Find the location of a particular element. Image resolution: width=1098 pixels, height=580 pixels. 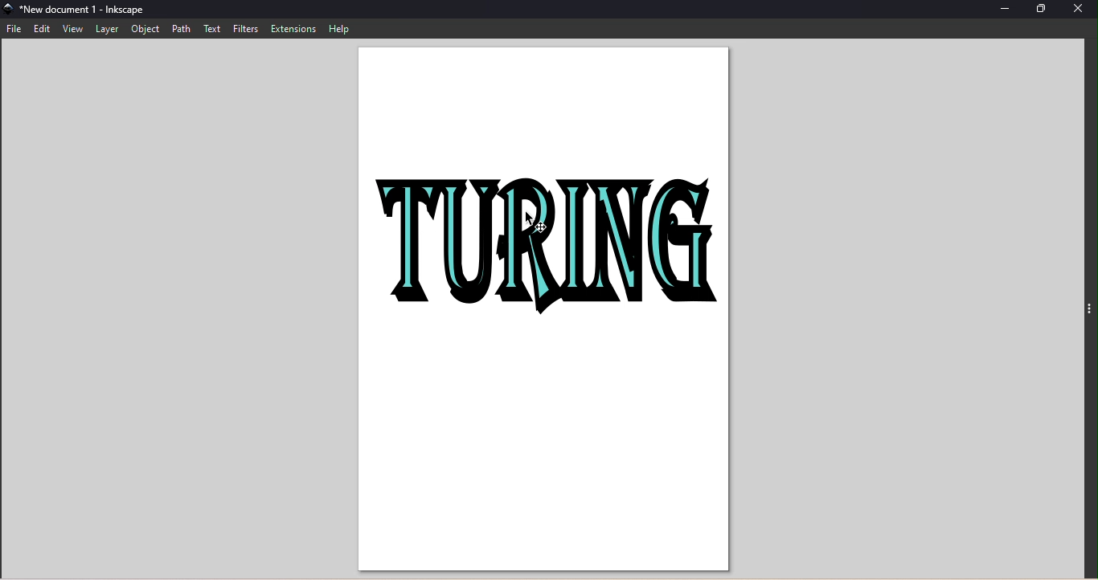

Edit is located at coordinates (42, 31).